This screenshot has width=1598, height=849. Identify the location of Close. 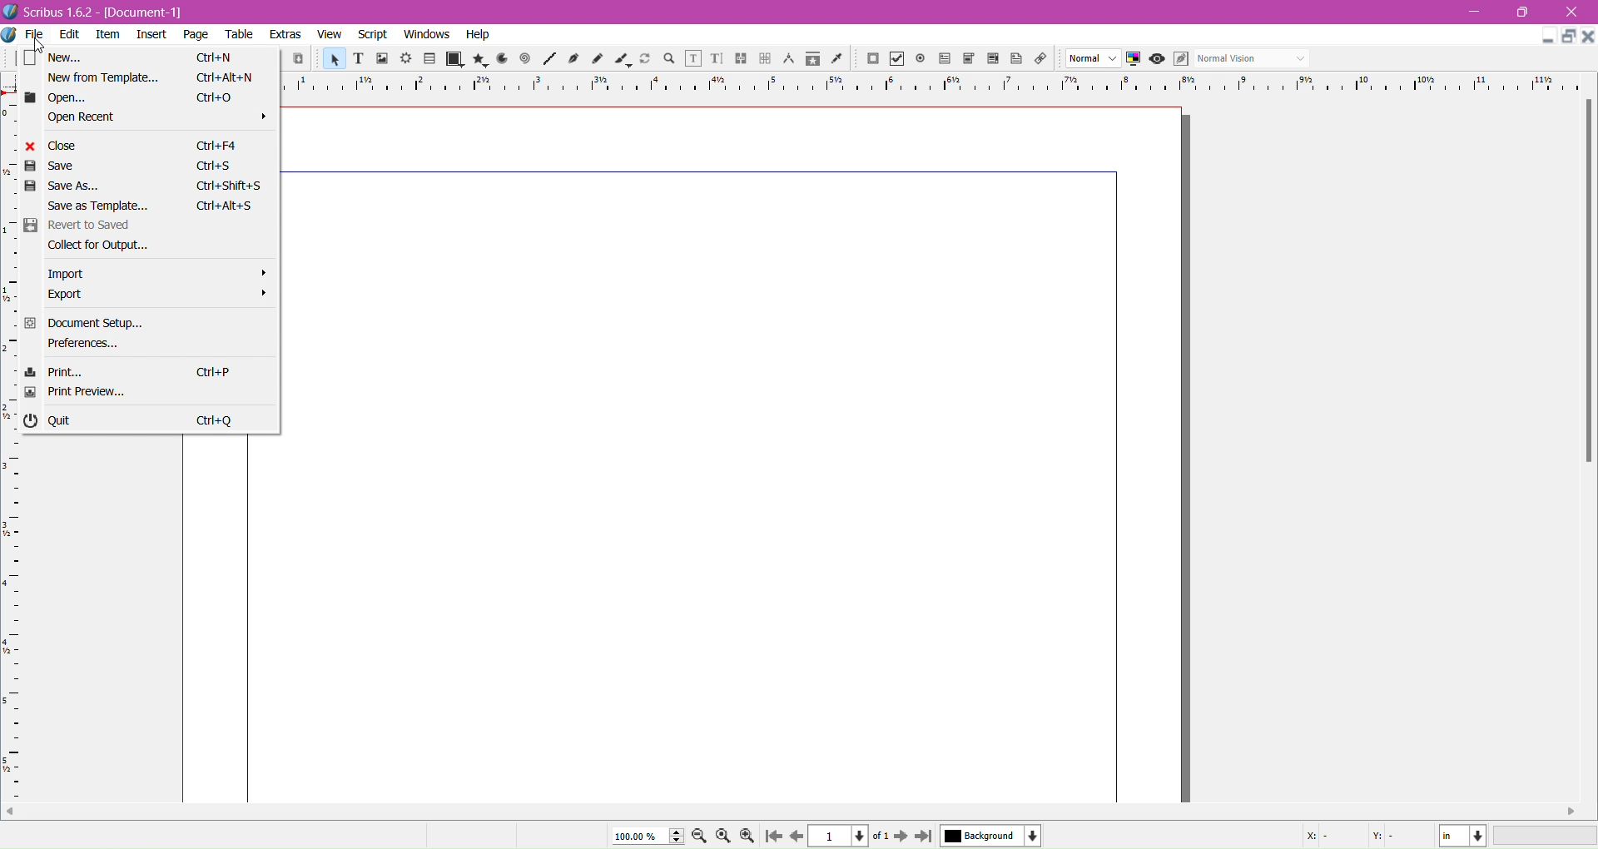
(144, 146).